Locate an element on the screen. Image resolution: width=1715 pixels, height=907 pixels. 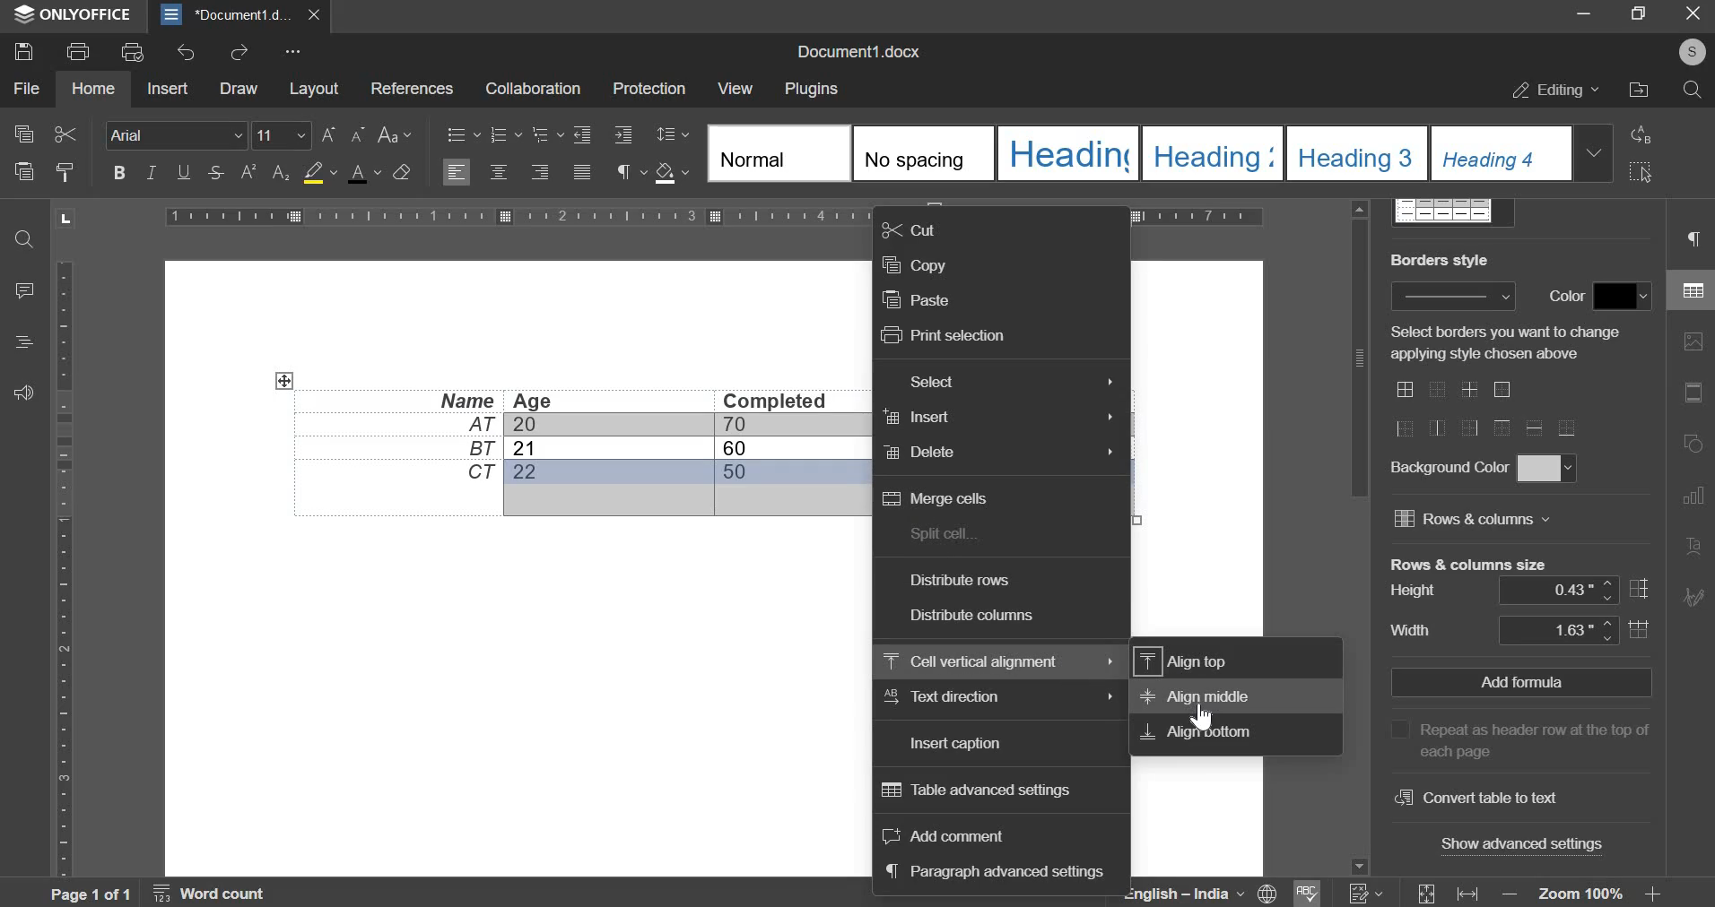
insert caption is located at coordinates (956, 746).